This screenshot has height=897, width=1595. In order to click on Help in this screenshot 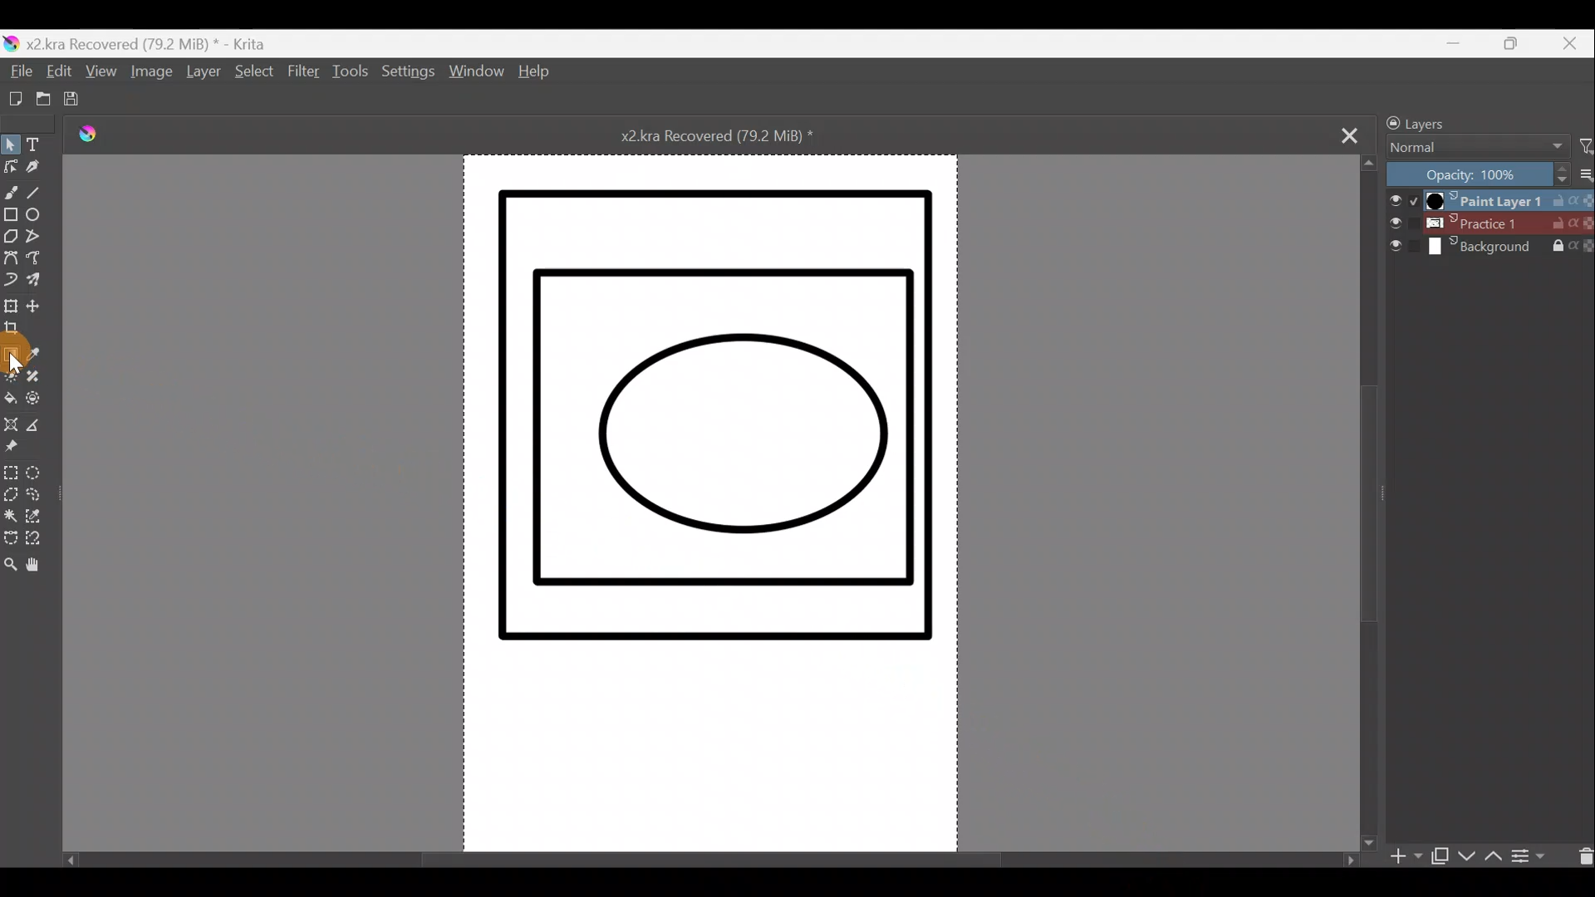, I will do `click(535, 74)`.